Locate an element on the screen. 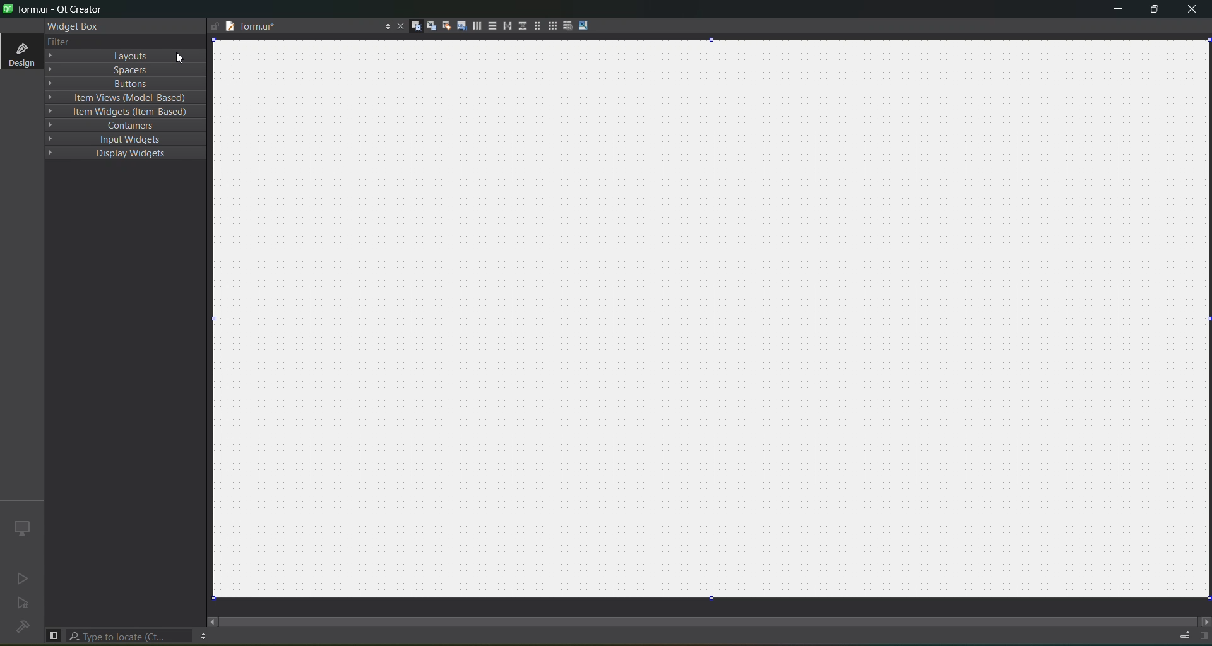 The image size is (1212, 646). move left is located at coordinates (213, 621).